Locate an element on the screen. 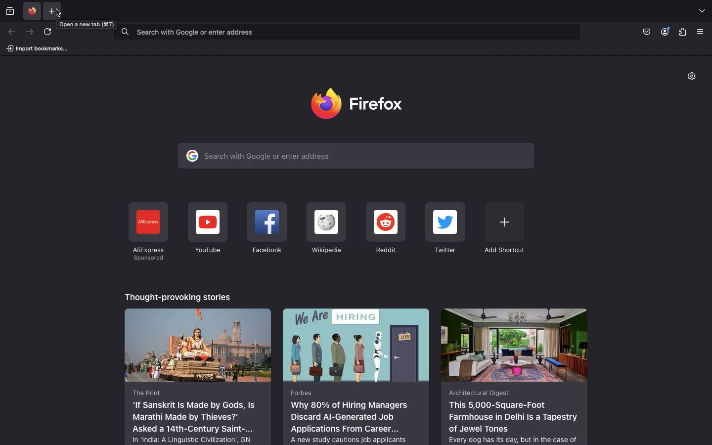  Search bar is located at coordinates (346, 31).